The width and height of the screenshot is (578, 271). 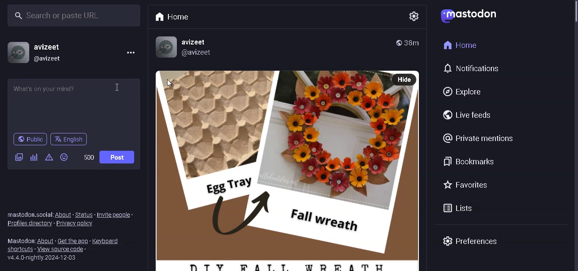 I want to click on home tab, so click(x=175, y=17).